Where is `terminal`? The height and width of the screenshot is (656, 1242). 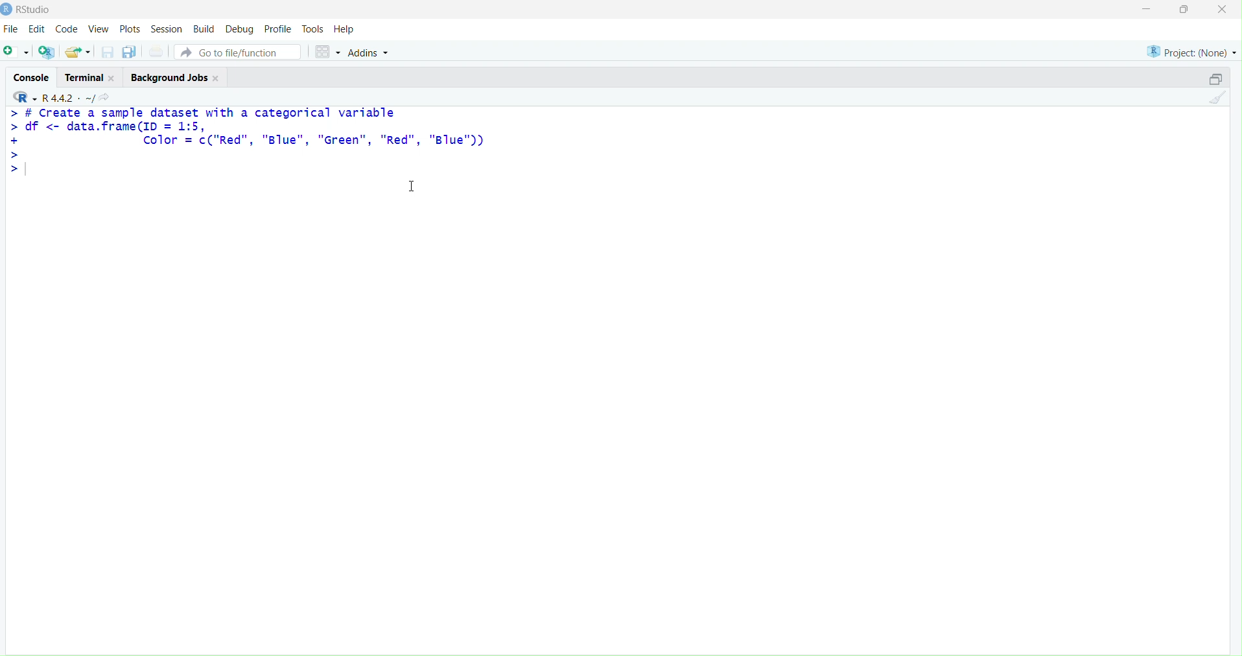
terminal is located at coordinates (84, 78).